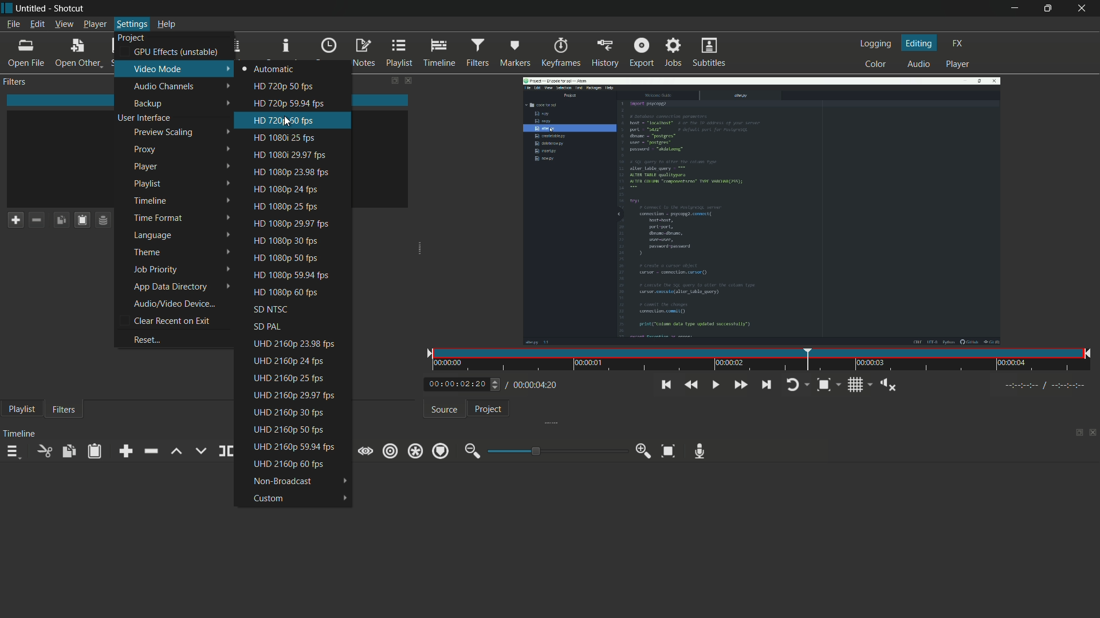 The height and width of the screenshot is (618, 1100). Describe the element at coordinates (13, 452) in the screenshot. I see `timeline menu` at that location.